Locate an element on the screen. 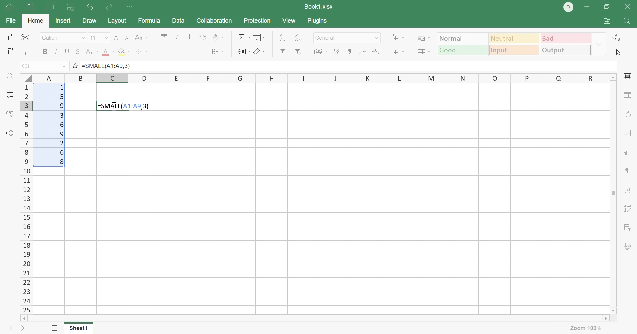 The height and width of the screenshot is (334, 637). Decrease decimal is located at coordinates (363, 50).